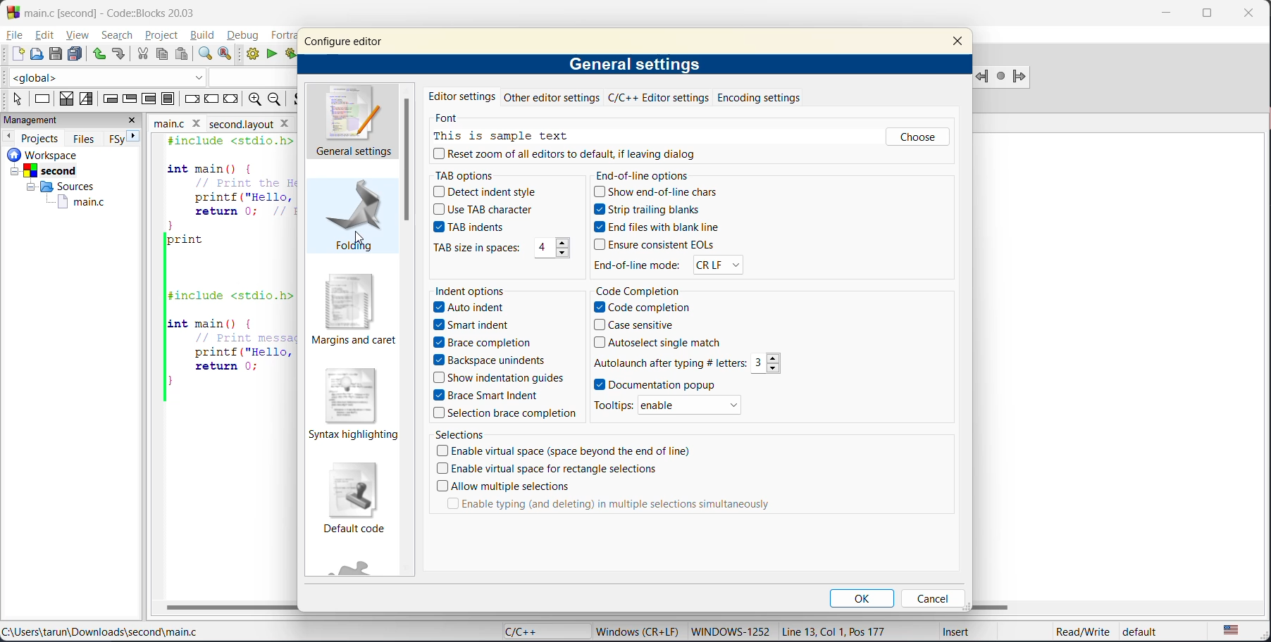 The height and width of the screenshot is (642, 1271). I want to click on project, so click(161, 35).